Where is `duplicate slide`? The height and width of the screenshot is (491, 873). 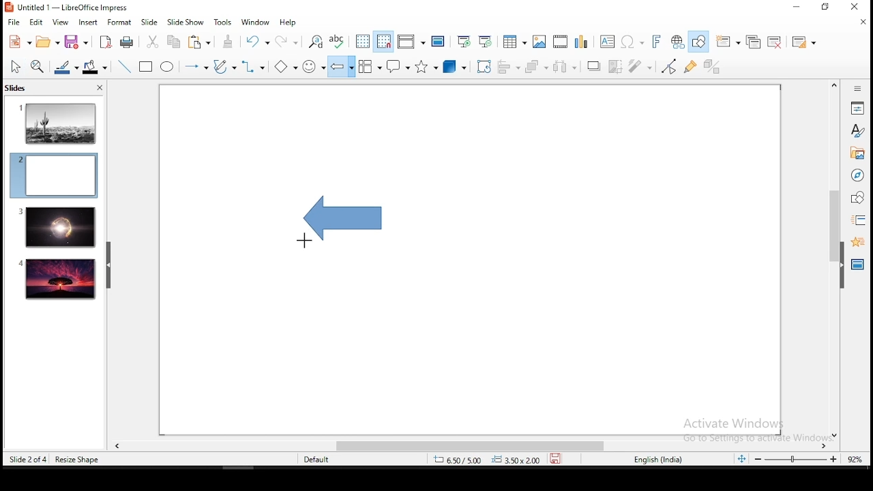 duplicate slide is located at coordinates (755, 42).